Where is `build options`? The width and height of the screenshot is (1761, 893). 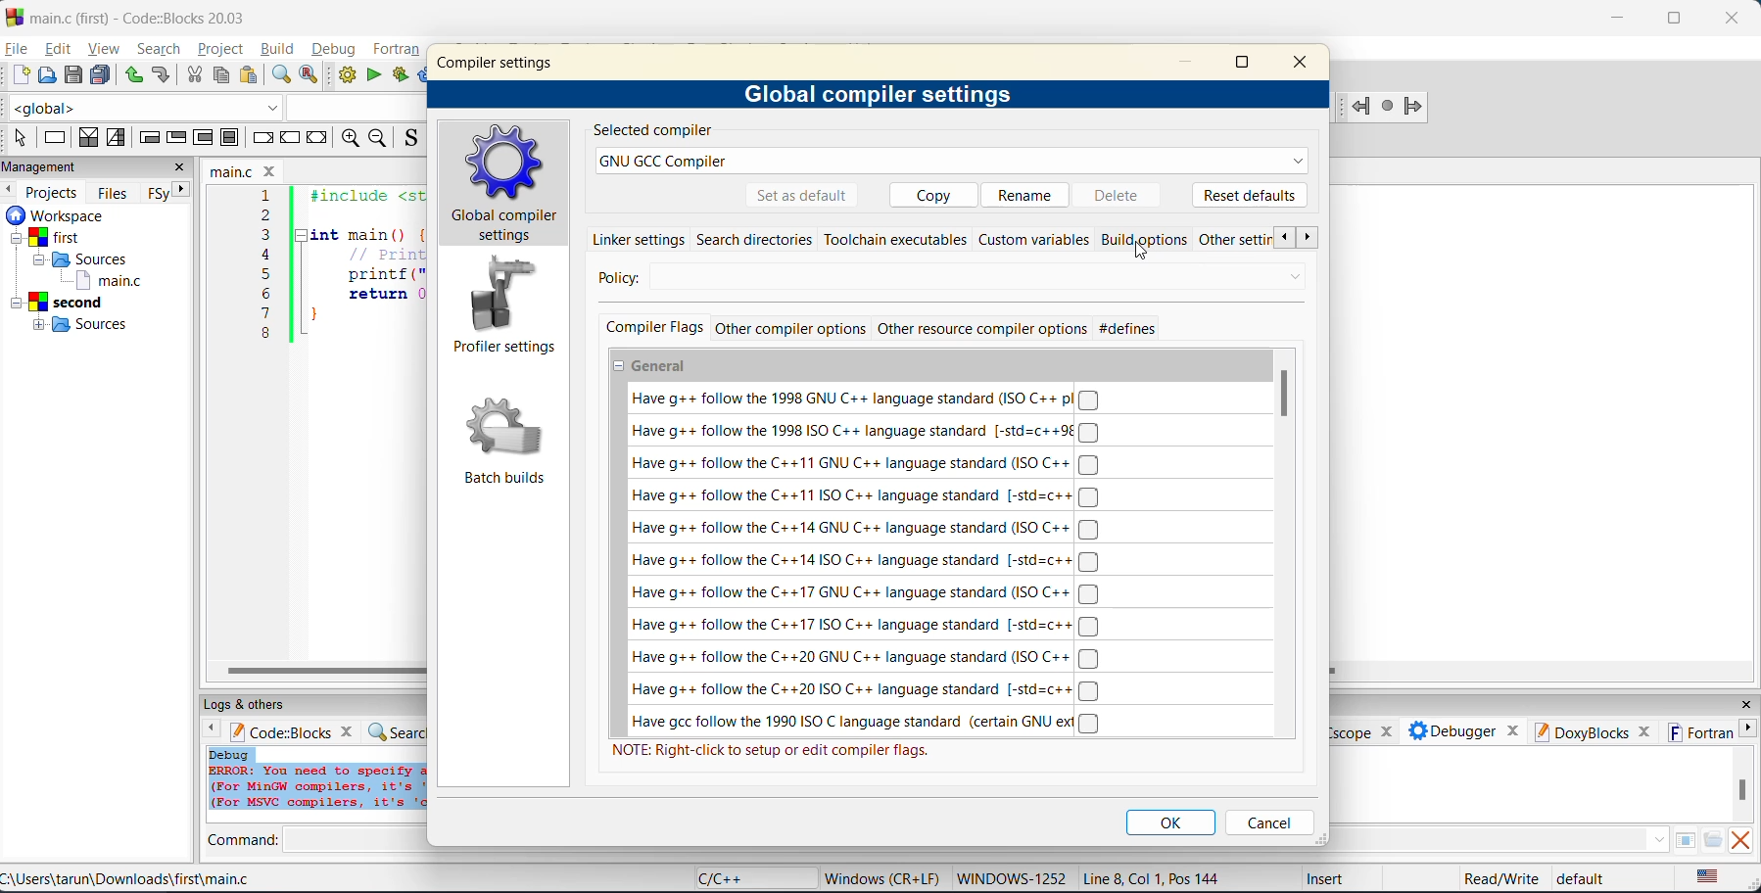
build options is located at coordinates (1149, 239).